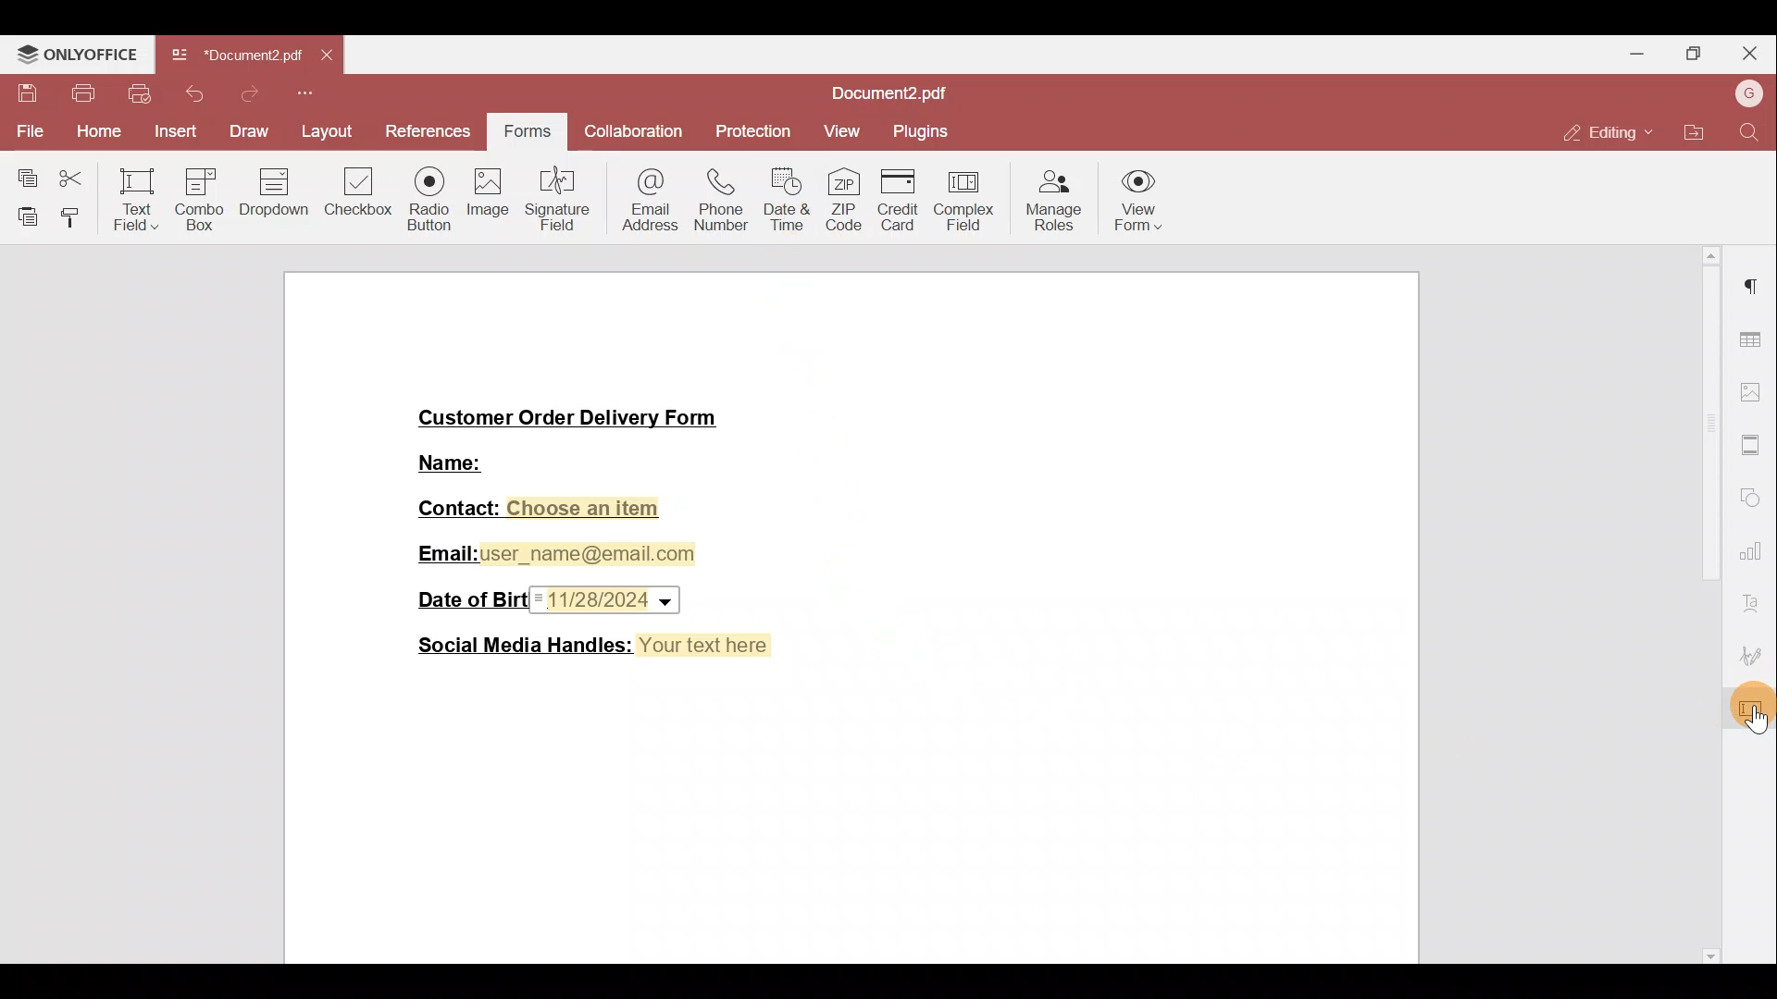 The height and width of the screenshot is (999, 1777). What do you see at coordinates (74, 215) in the screenshot?
I see `Copy style` at bounding box center [74, 215].